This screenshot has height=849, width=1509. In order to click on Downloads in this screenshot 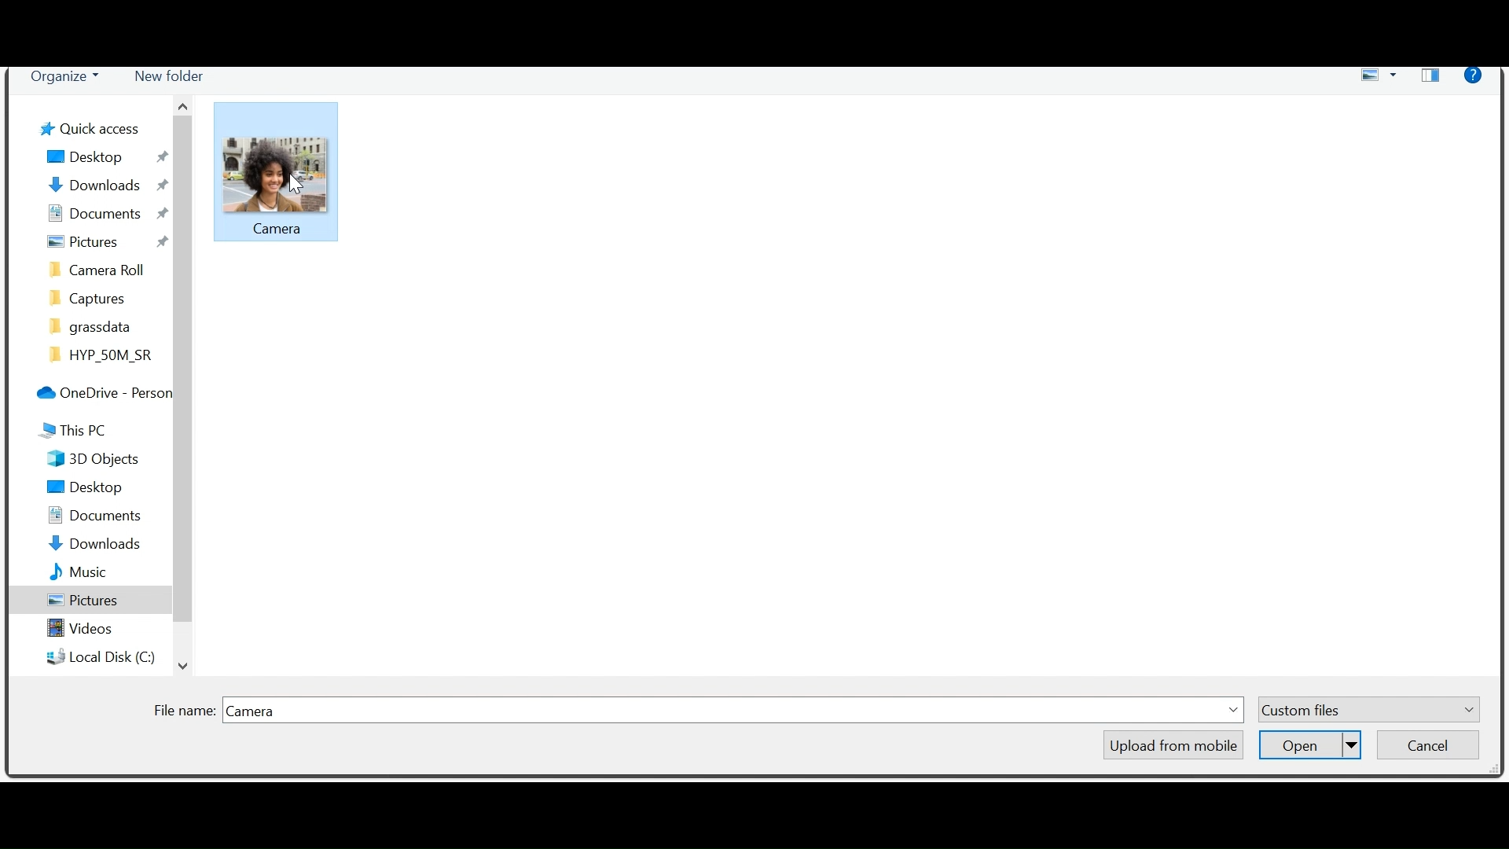, I will do `click(96, 543)`.